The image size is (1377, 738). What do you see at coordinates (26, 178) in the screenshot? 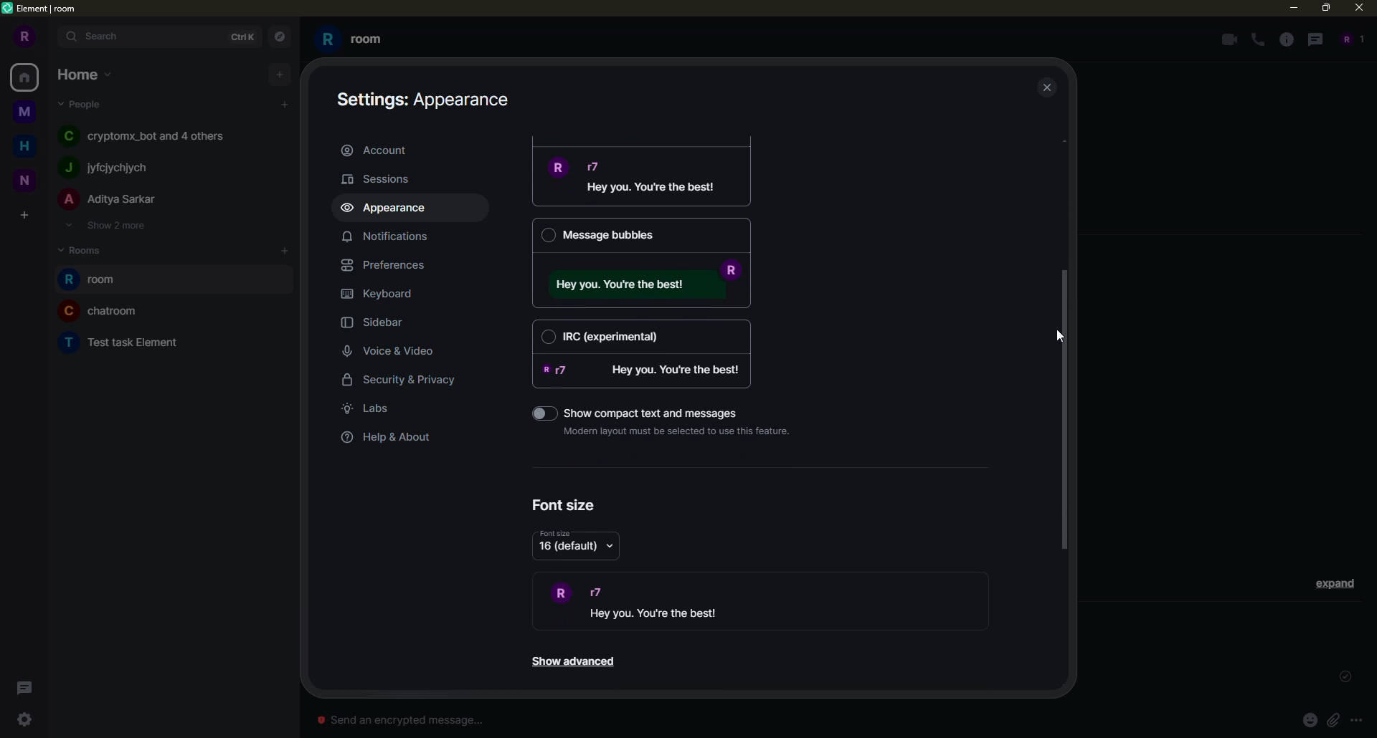
I see `space` at bounding box center [26, 178].